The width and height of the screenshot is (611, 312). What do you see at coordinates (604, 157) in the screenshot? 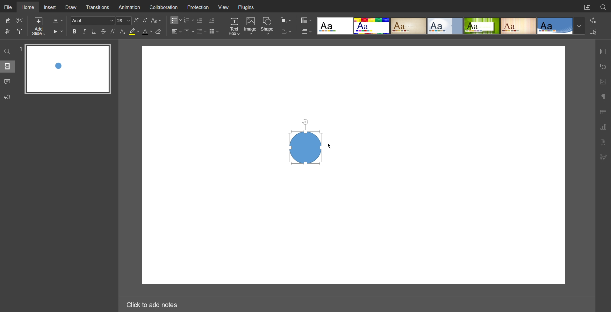
I see `Signature ` at bounding box center [604, 157].